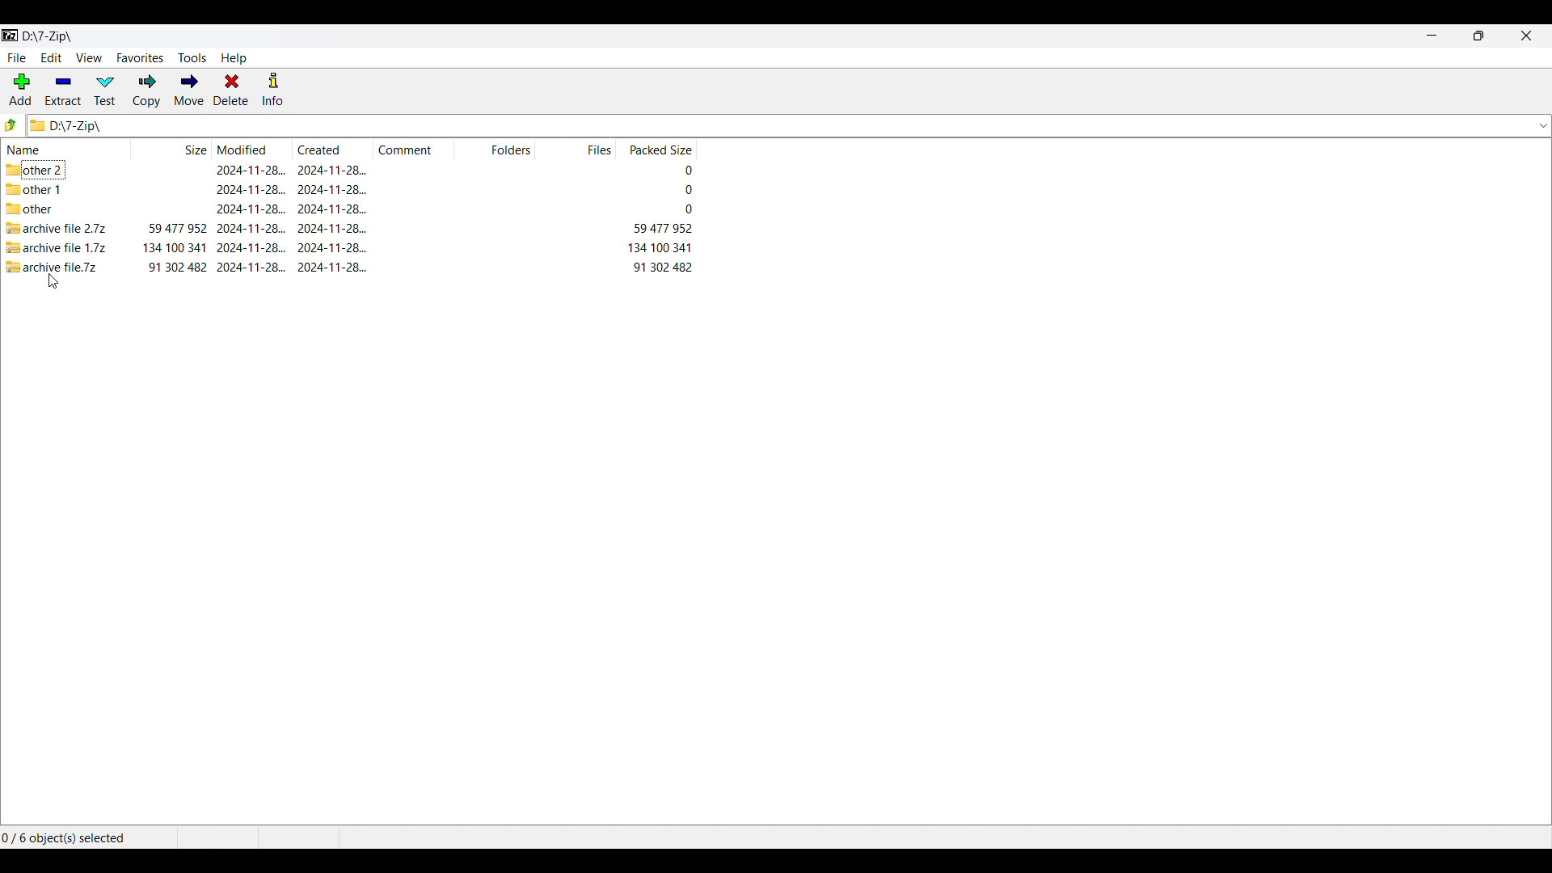  What do you see at coordinates (686, 189) in the screenshot?
I see `packed size` at bounding box center [686, 189].